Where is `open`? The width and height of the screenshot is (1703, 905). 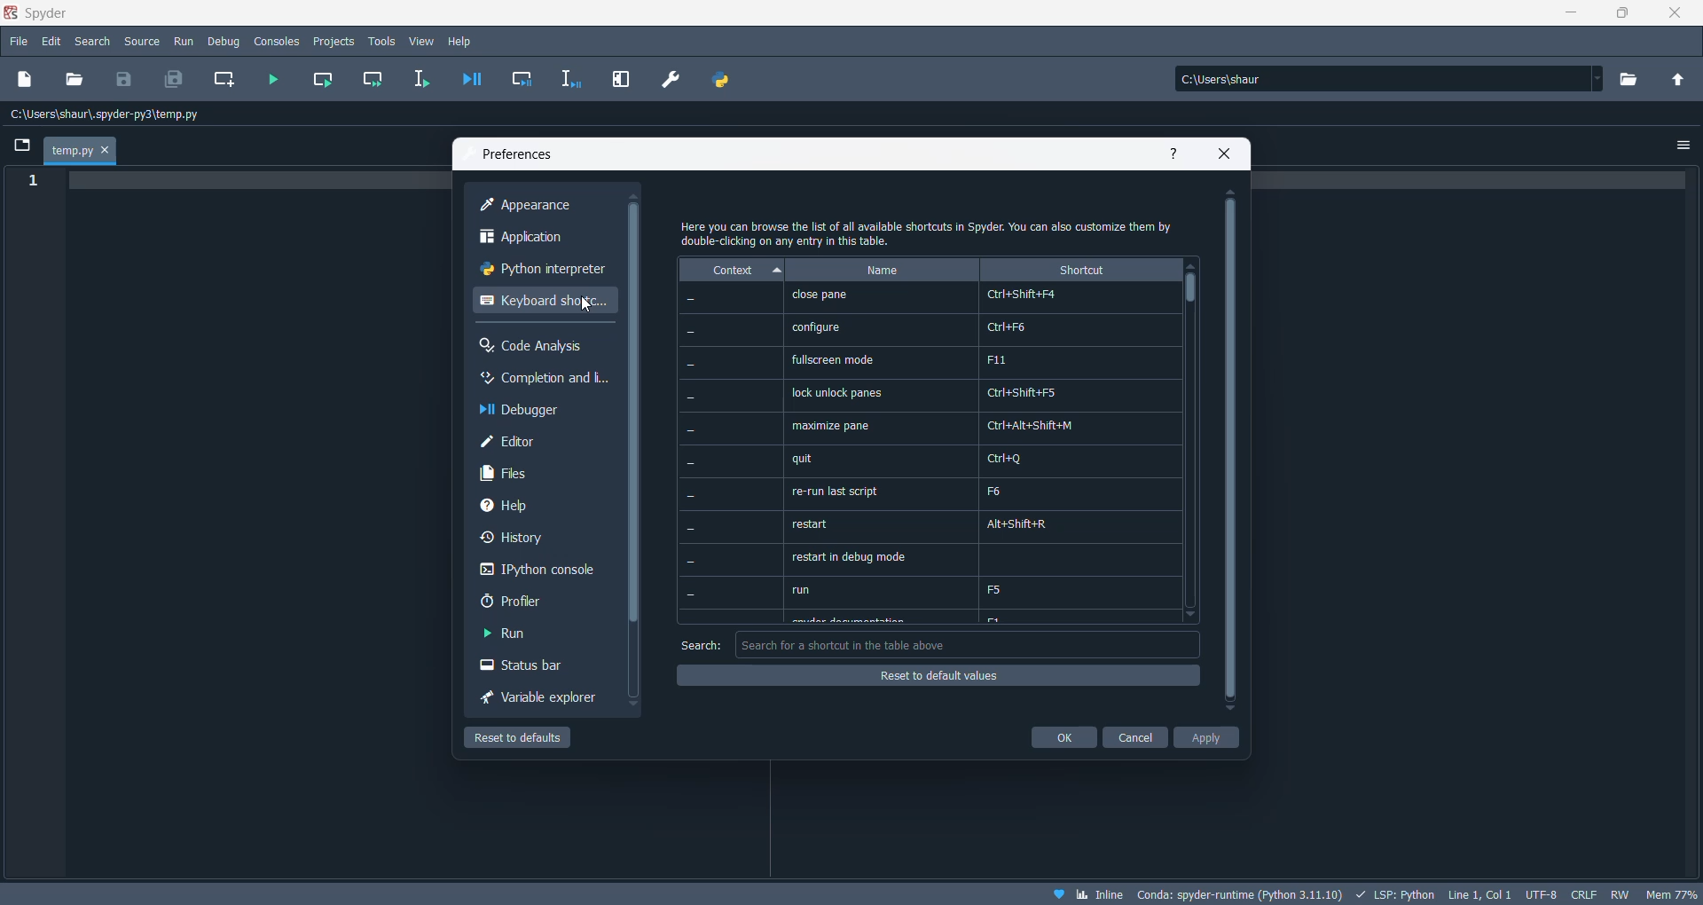
open is located at coordinates (75, 79).